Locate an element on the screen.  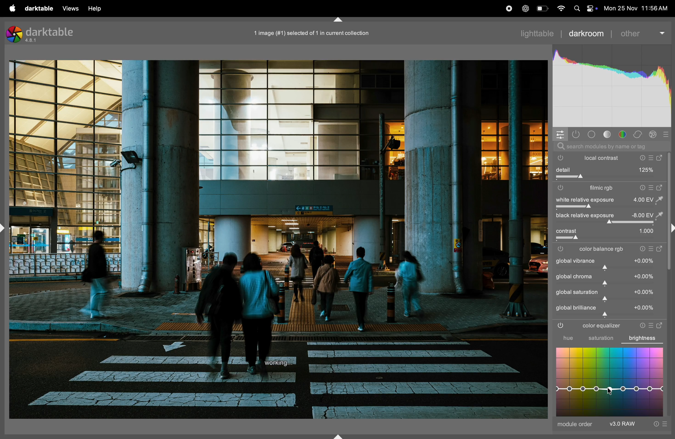
global brillance is located at coordinates (576, 308).